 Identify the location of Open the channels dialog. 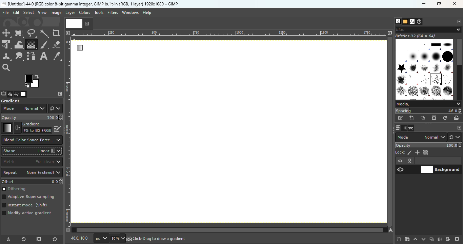
(404, 127).